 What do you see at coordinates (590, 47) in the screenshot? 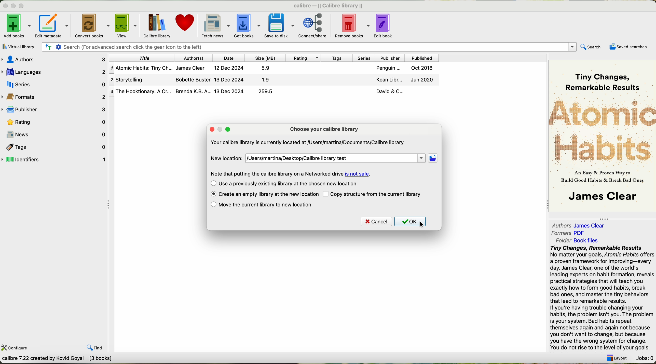
I see `search` at bounding box center [590, 47].